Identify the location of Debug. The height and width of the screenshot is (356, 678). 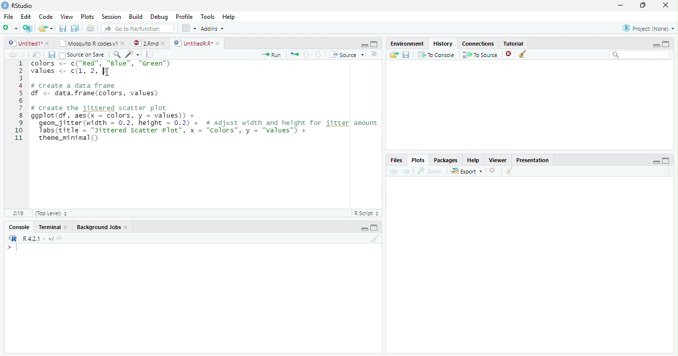
(159, 17).